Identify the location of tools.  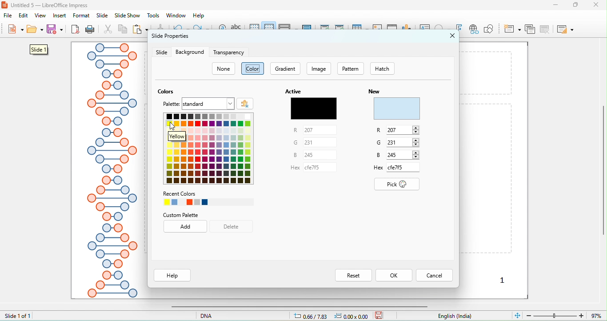
(154, 16).